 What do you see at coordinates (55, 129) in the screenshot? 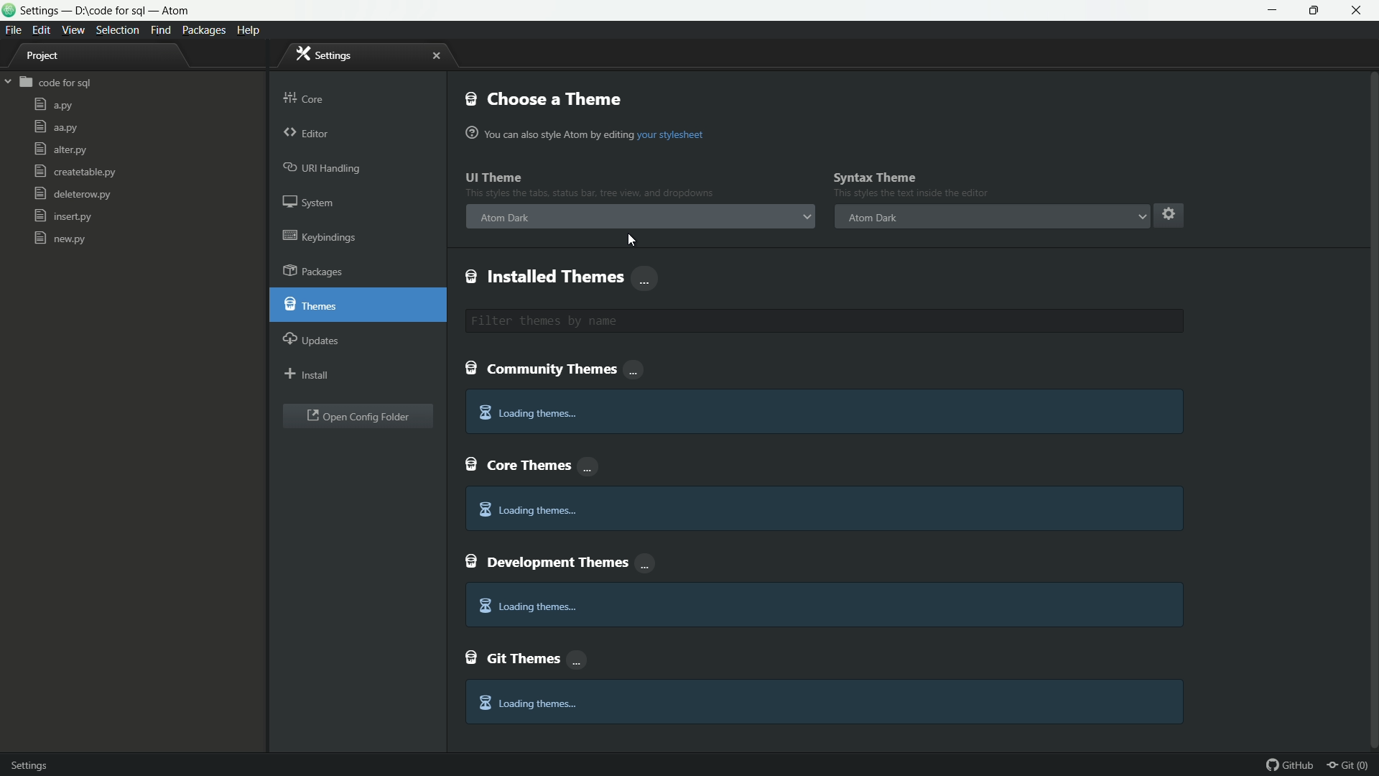
I see `aa.py file` at bounding box center [55, 129].